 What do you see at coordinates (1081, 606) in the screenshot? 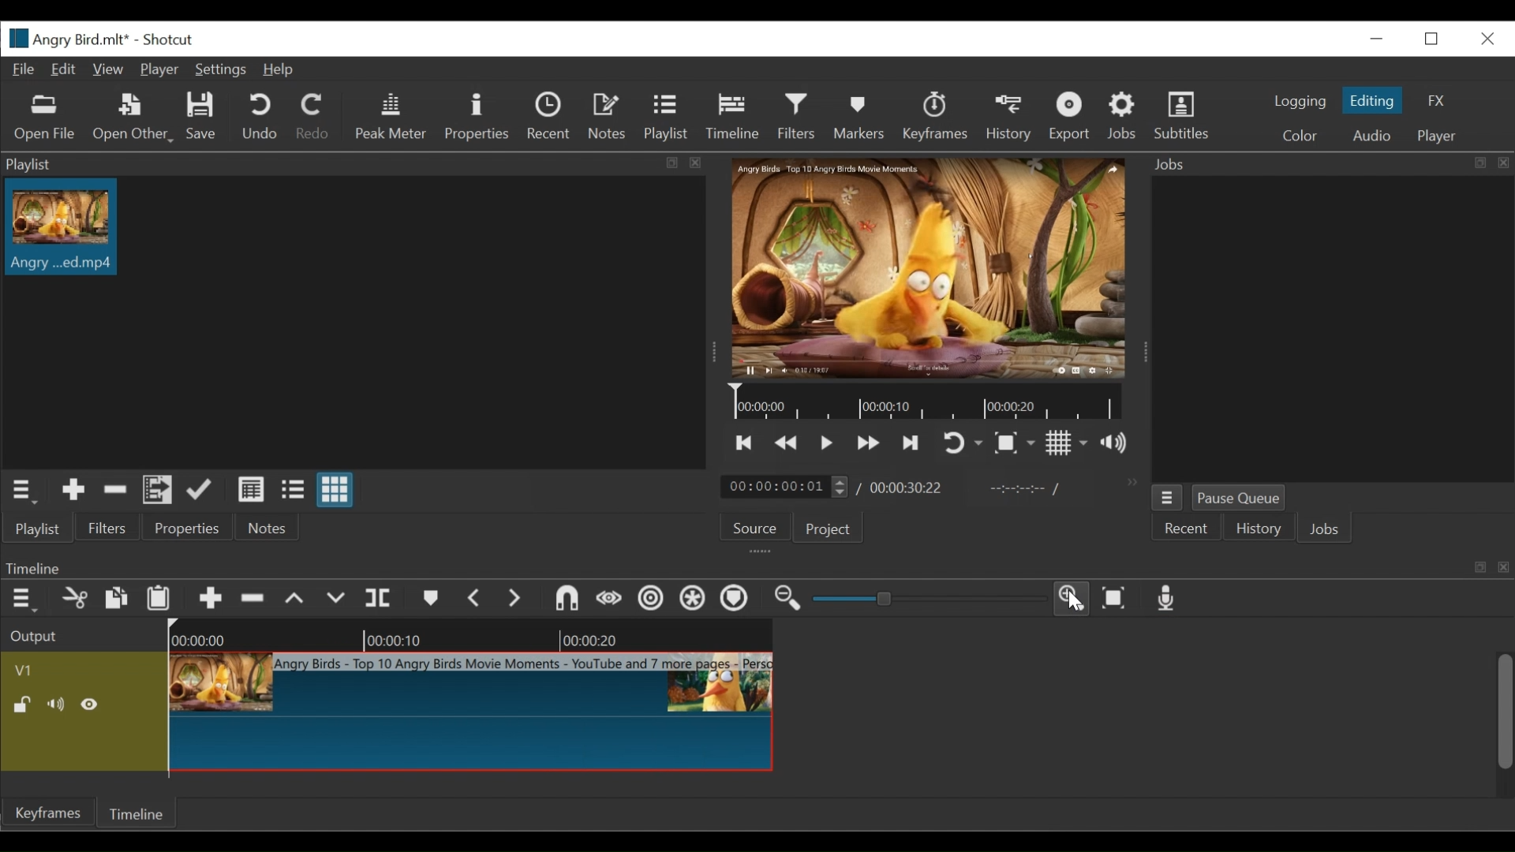
I see `cursor` at bounding box center [1081, 606].